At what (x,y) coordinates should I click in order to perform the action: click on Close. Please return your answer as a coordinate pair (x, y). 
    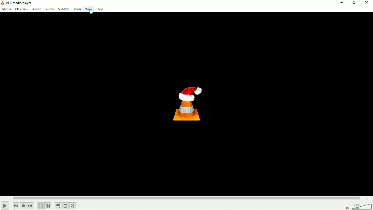
    Looking at the image, I should click on (368, 3).